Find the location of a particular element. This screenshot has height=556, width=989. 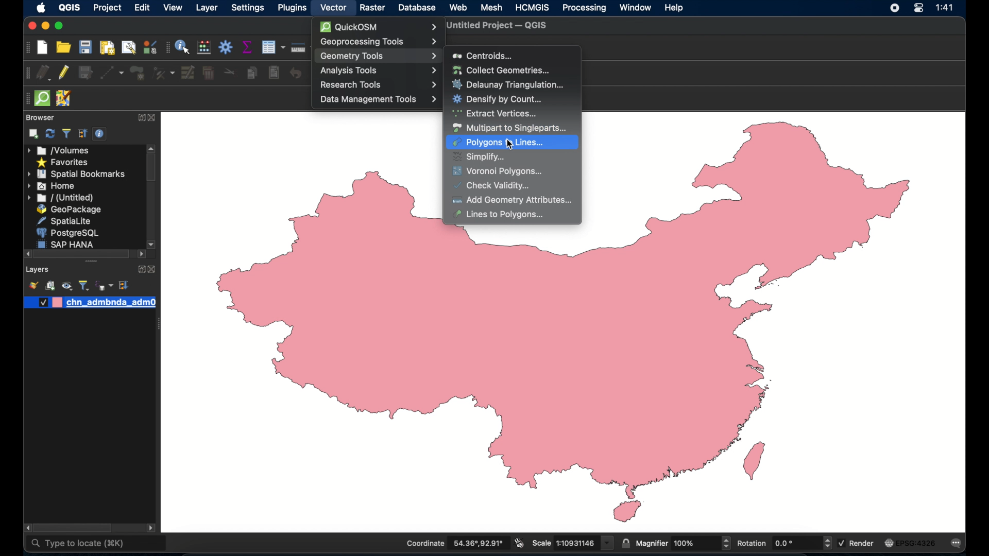

vertex tool is located at coordinates (164, 73).